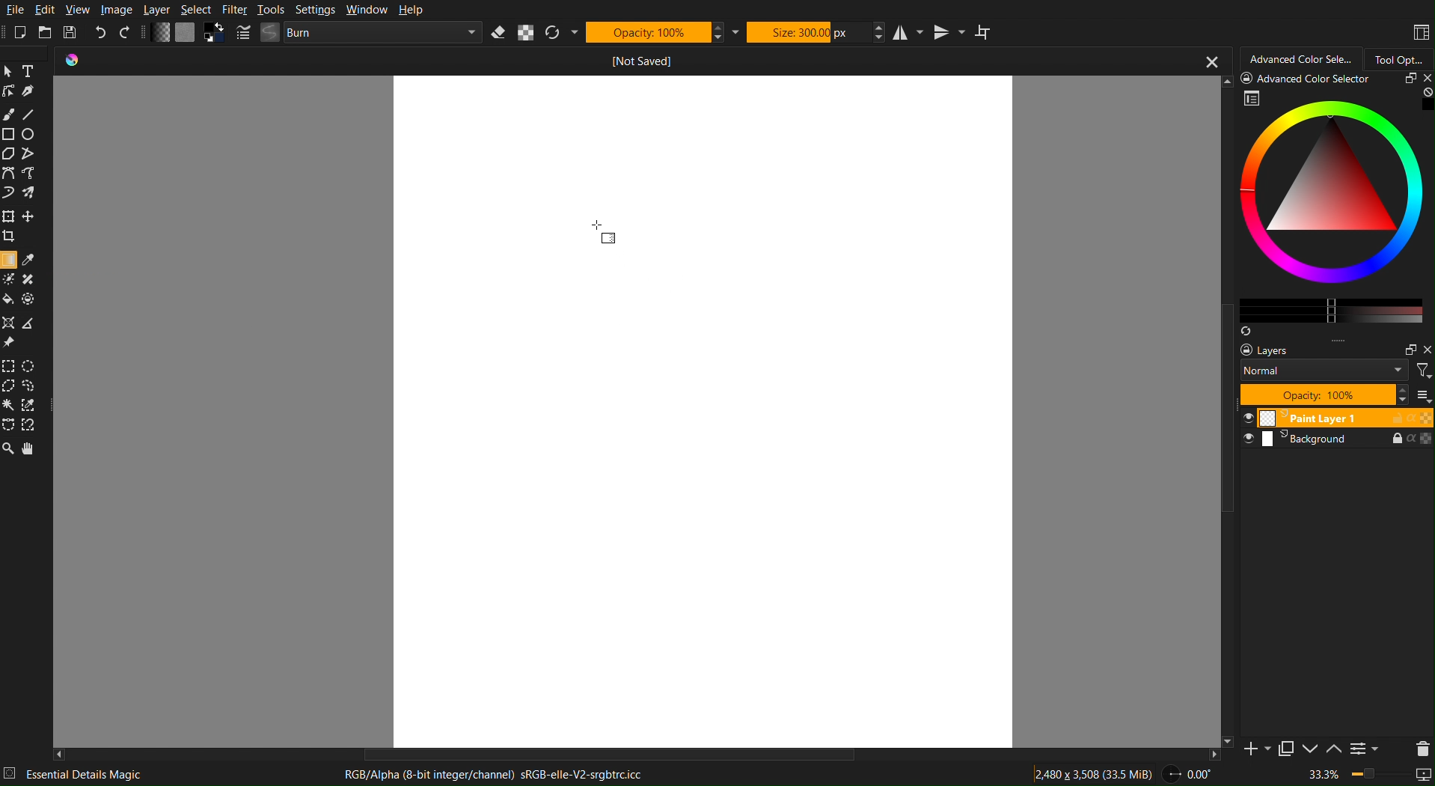  What do you see at coordinates (313, 10) in the screenshot?
I see `Settings` at bounding box center [313, 10].